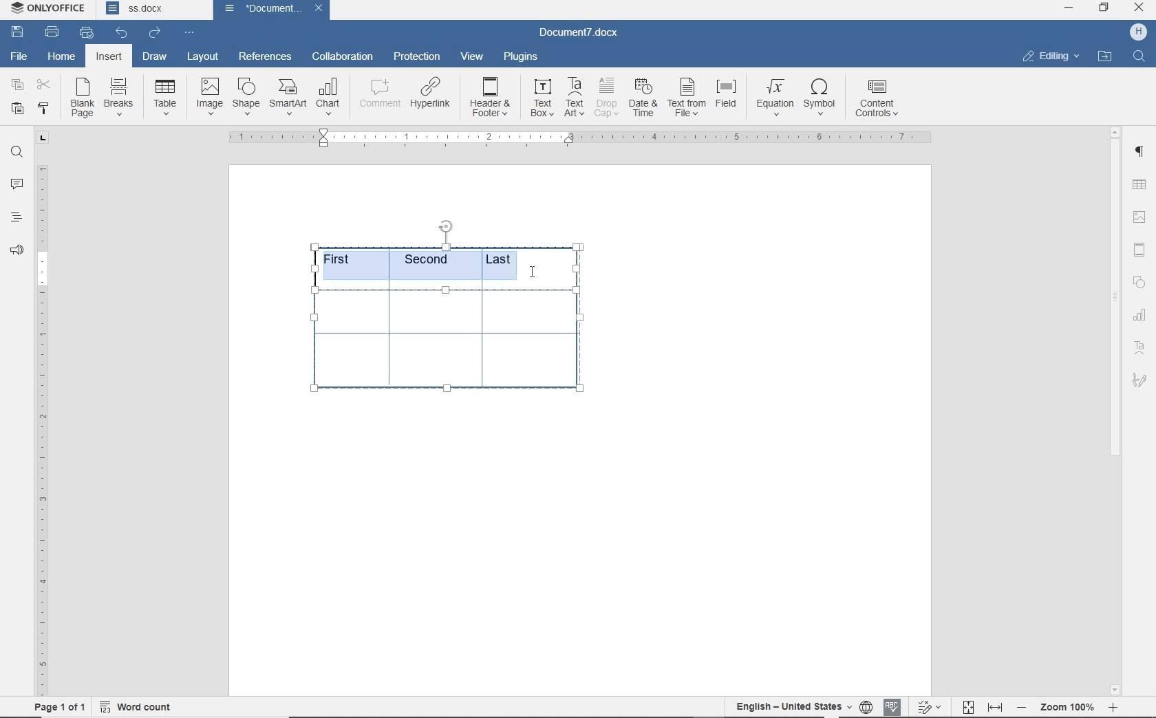 The width and height of the screenshot is (1156, 718). I want to click on tab group, so click(41, 138).